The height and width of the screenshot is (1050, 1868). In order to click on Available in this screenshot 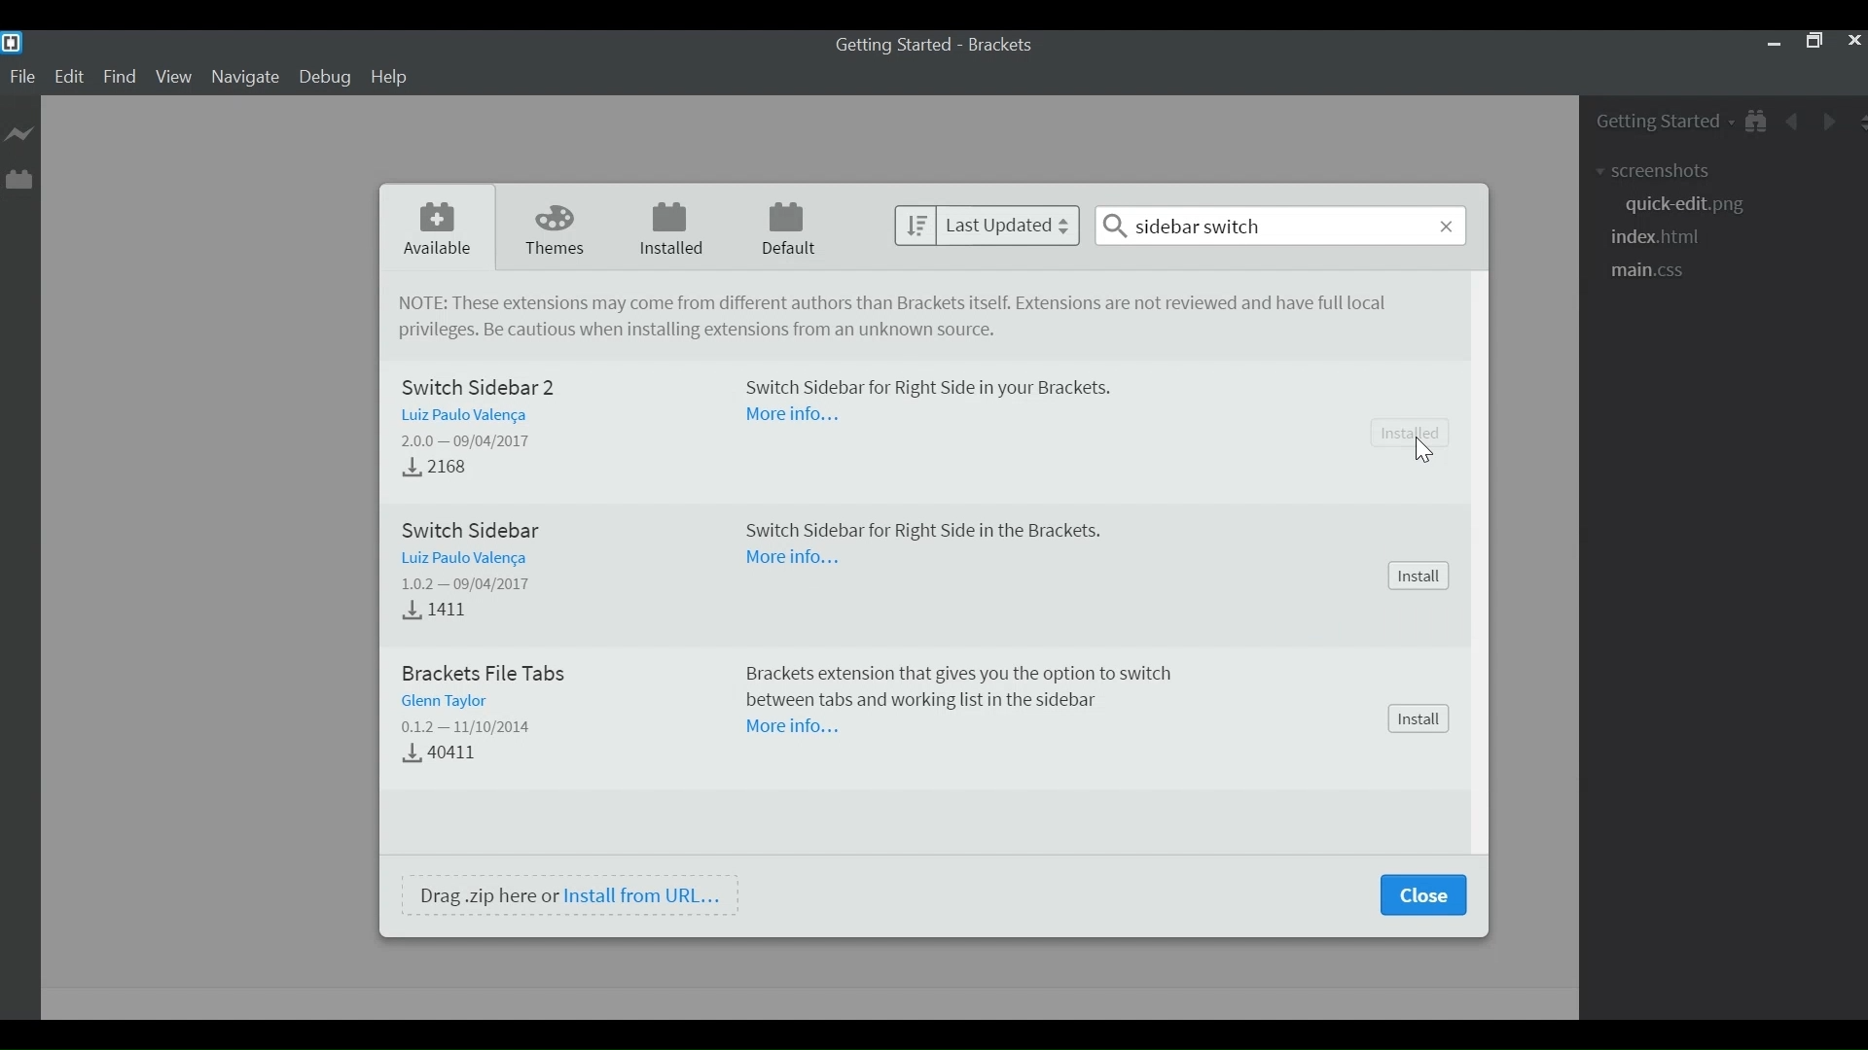, I will do `click(440, 229)`.